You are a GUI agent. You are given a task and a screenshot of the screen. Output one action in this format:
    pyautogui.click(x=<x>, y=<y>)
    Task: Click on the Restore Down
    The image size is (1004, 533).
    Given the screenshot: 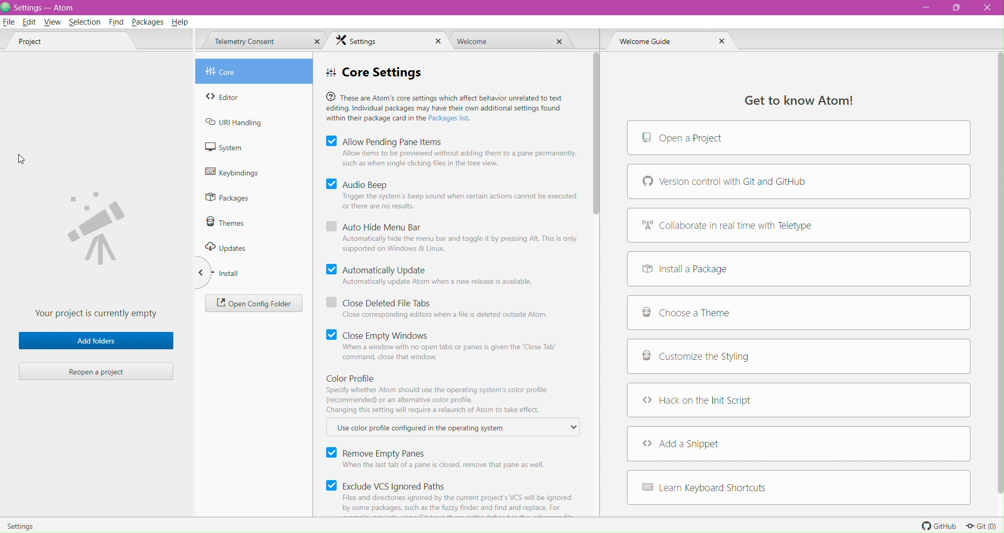 What is the action you would take?
    pyautogui.click(x=961, y=8)
    